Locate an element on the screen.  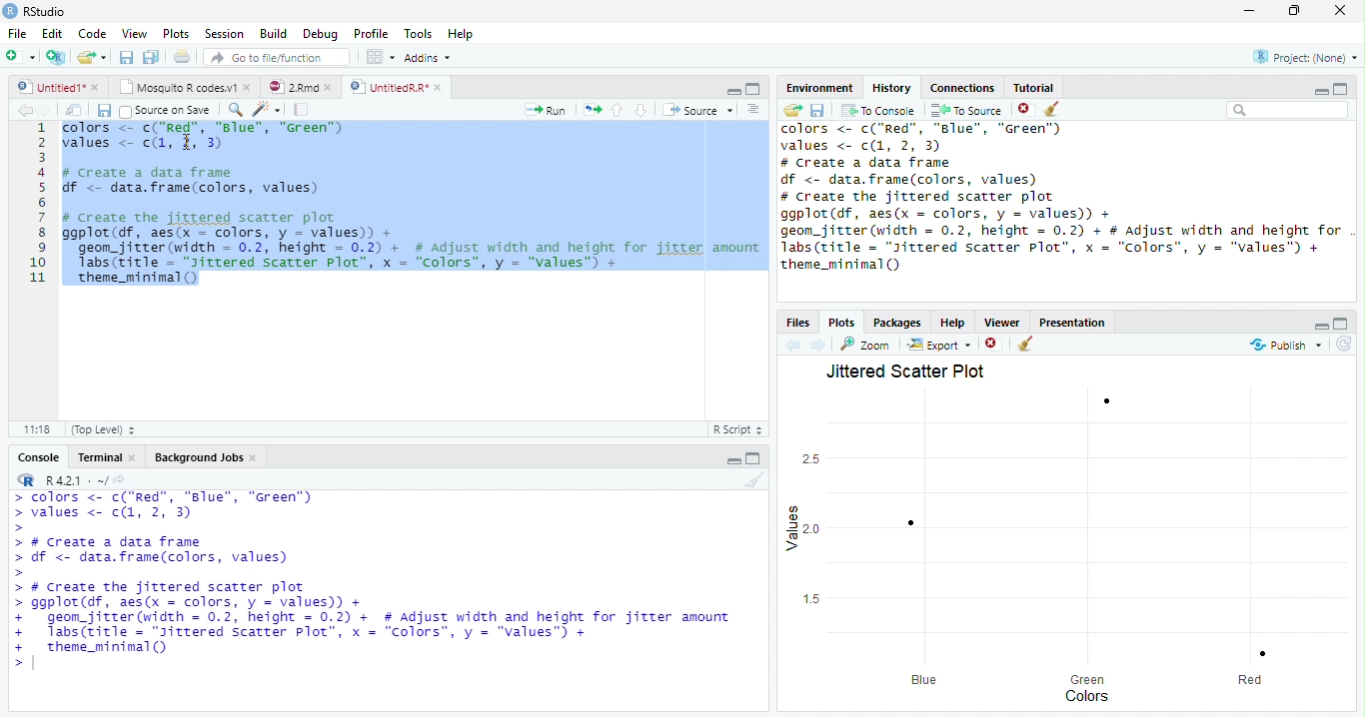
Project: (None) is located at coordinates (1305, 57).